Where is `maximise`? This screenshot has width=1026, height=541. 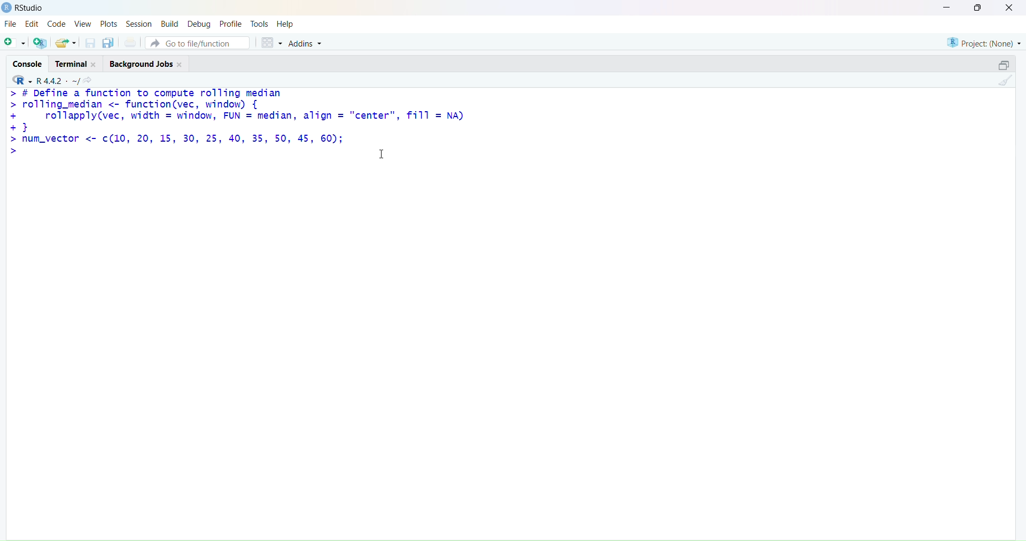
maximise is located at coordinates (977, 7).